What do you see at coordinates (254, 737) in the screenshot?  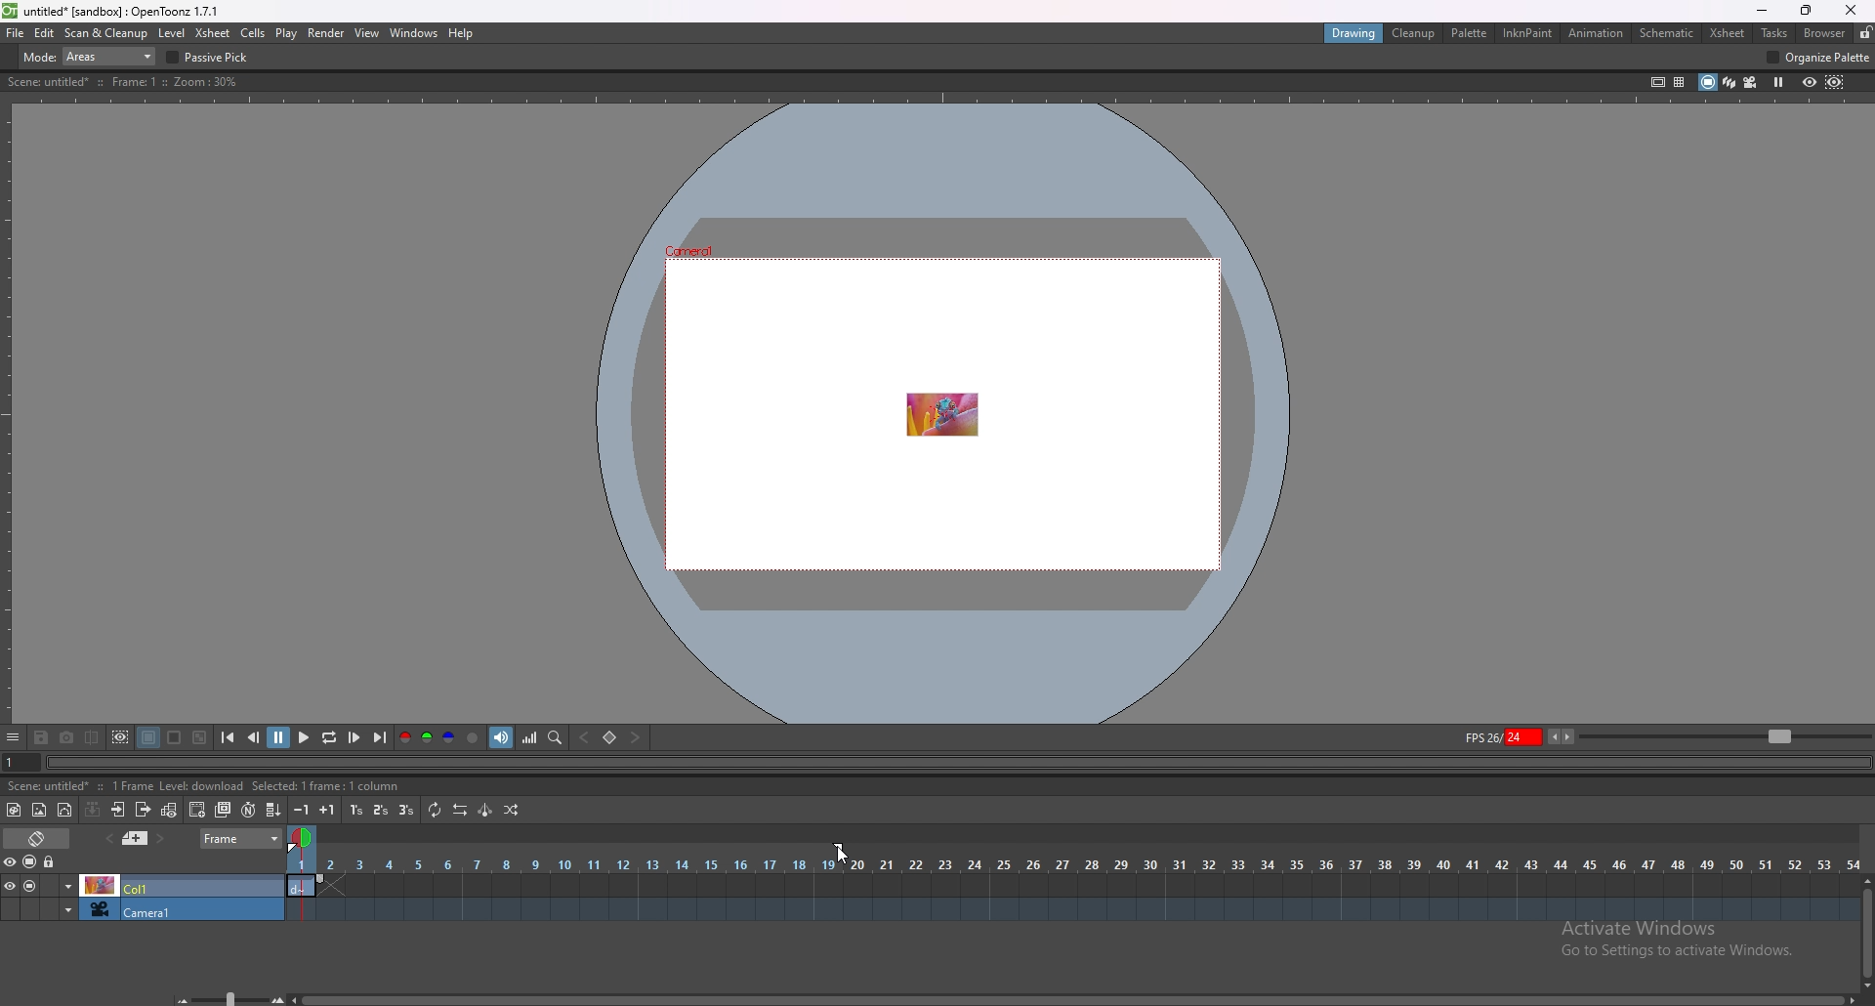 I see `previous` at bounding box center [254, 737].